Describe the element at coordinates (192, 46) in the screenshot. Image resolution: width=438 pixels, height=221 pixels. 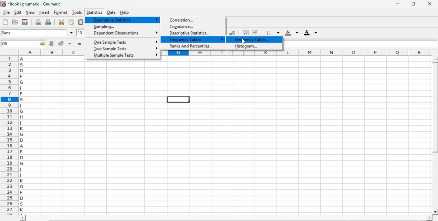
I see `ranks and percentiles...` at that location.